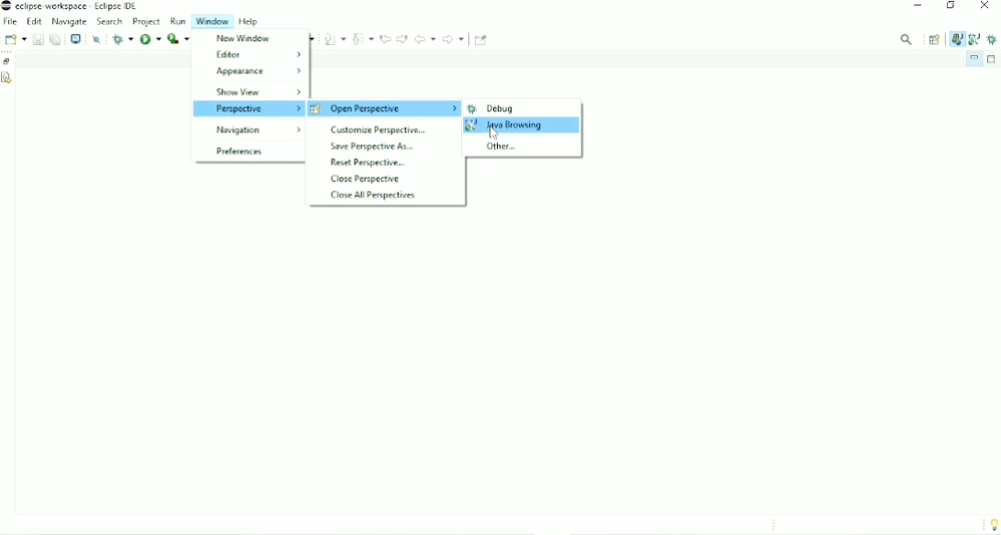  I want to click on Tip, so click(990, 525).